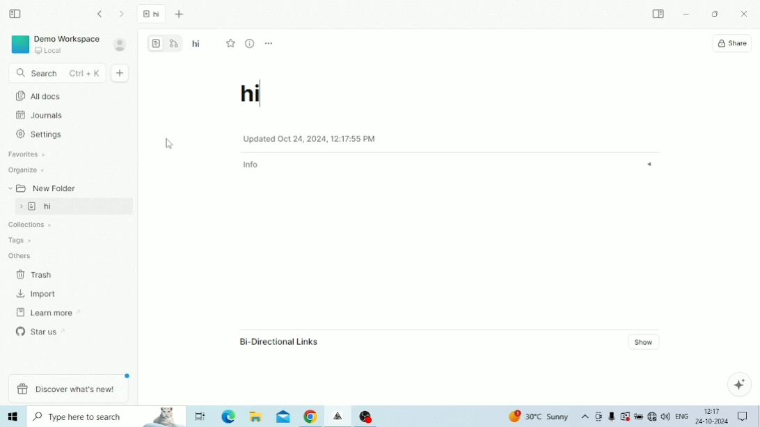 The image size is (760, 427). Describe the element at coordinates (38, 294) in the screenshot. I see `Import` at that location.